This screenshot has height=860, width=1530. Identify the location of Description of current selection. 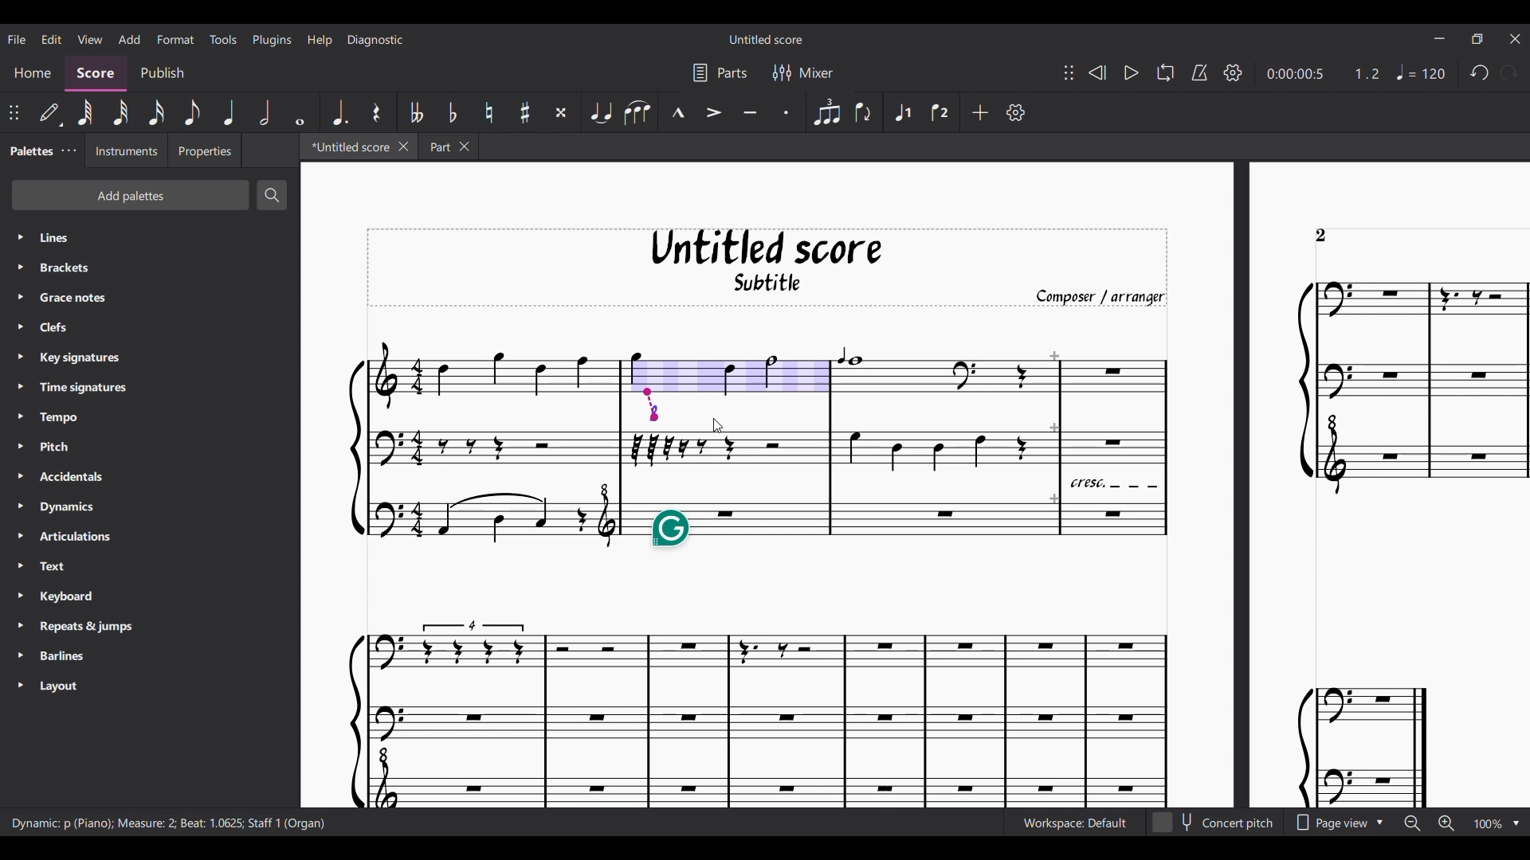
(169, 823).